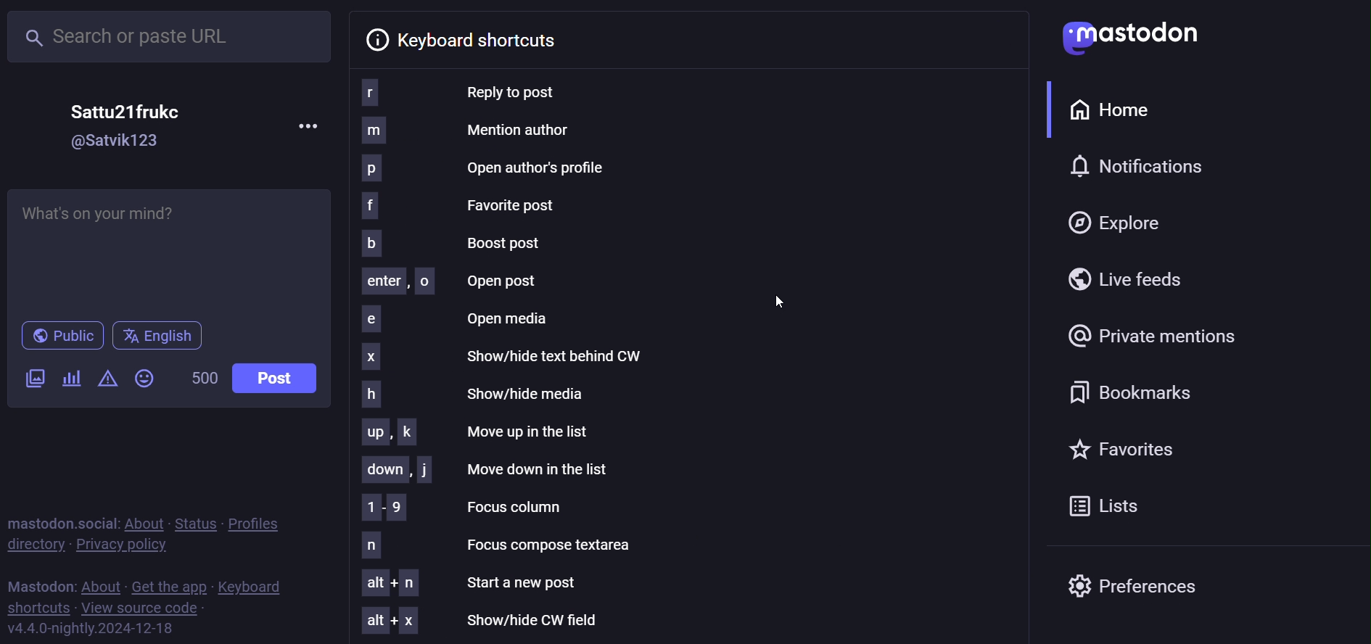 Image resolution: width=1371 pixels, height=644 pixels. Describe the element at coordinates (101, 583) in the screenshot. I see `about` at that location.